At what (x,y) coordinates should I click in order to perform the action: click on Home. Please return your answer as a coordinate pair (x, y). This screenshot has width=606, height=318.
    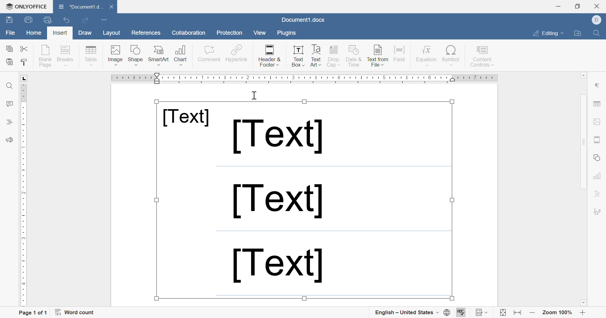
    Looking at the image, I should click on (34, 33).